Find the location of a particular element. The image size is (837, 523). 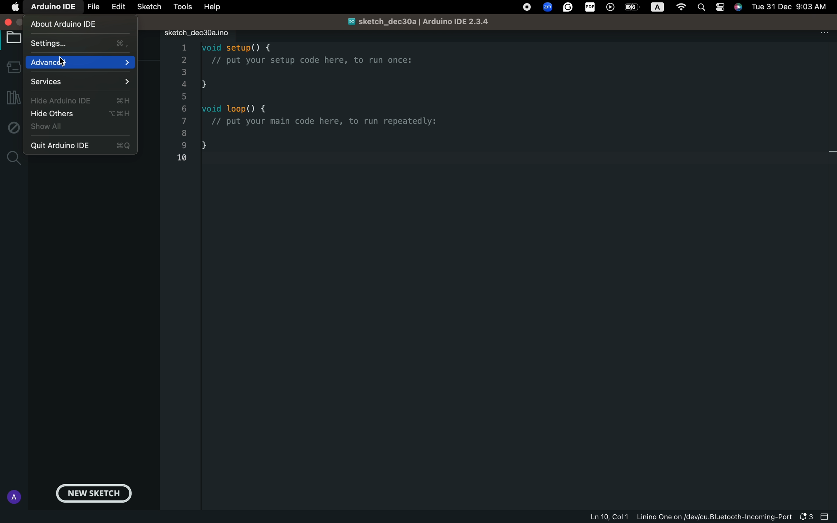

Zoom is located at coordinates (548, 6).